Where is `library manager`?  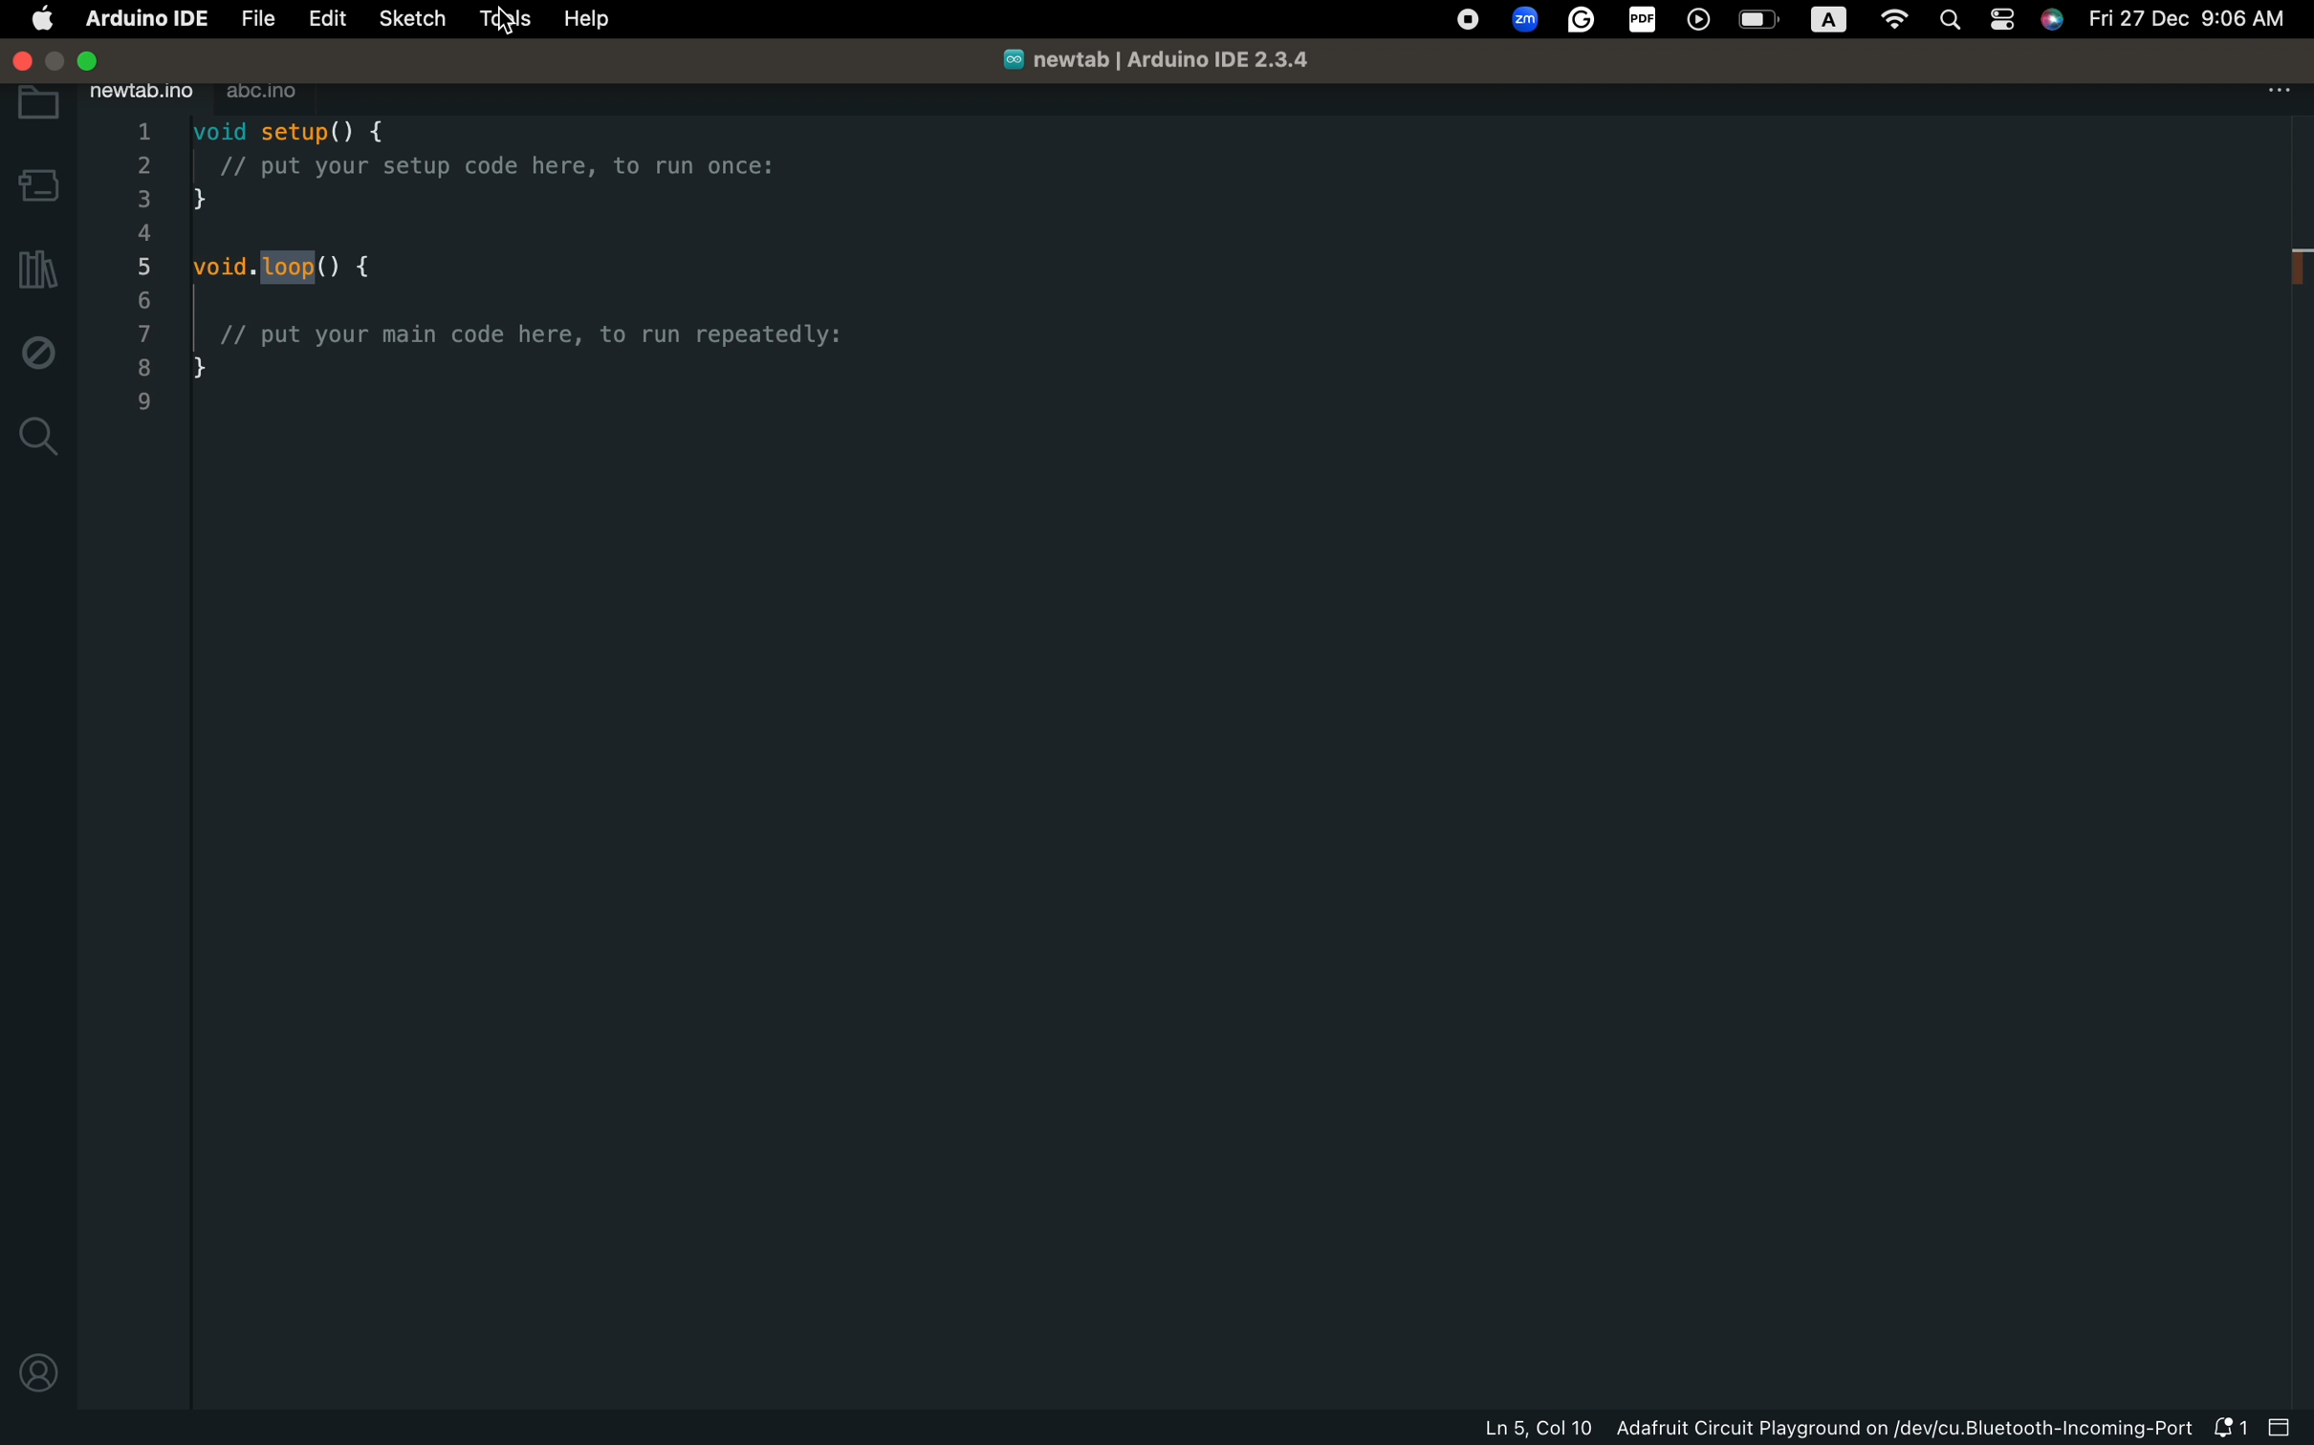
library manager is located at coordinates (39, 270).